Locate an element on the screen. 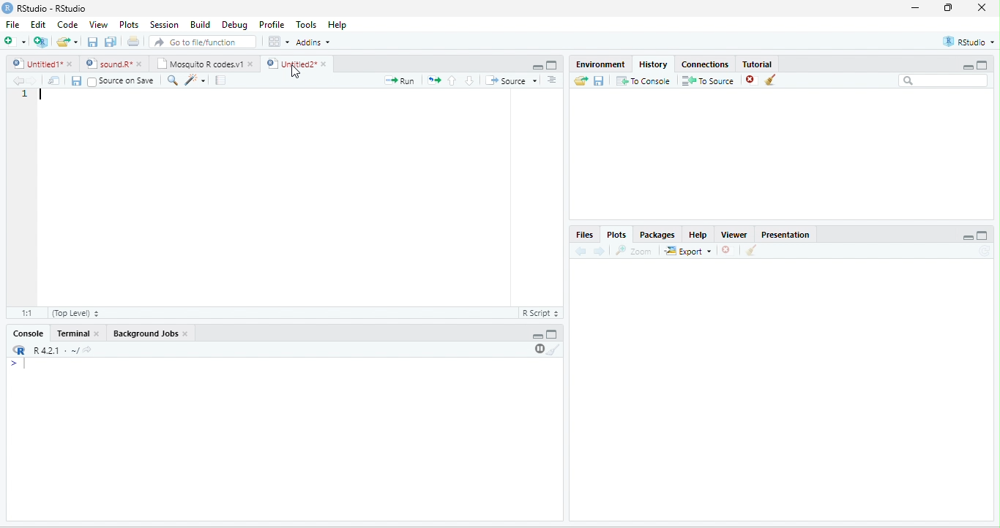 The height and width of the screenshot is (528, 1000). clear is located at coordinates (770, 80).